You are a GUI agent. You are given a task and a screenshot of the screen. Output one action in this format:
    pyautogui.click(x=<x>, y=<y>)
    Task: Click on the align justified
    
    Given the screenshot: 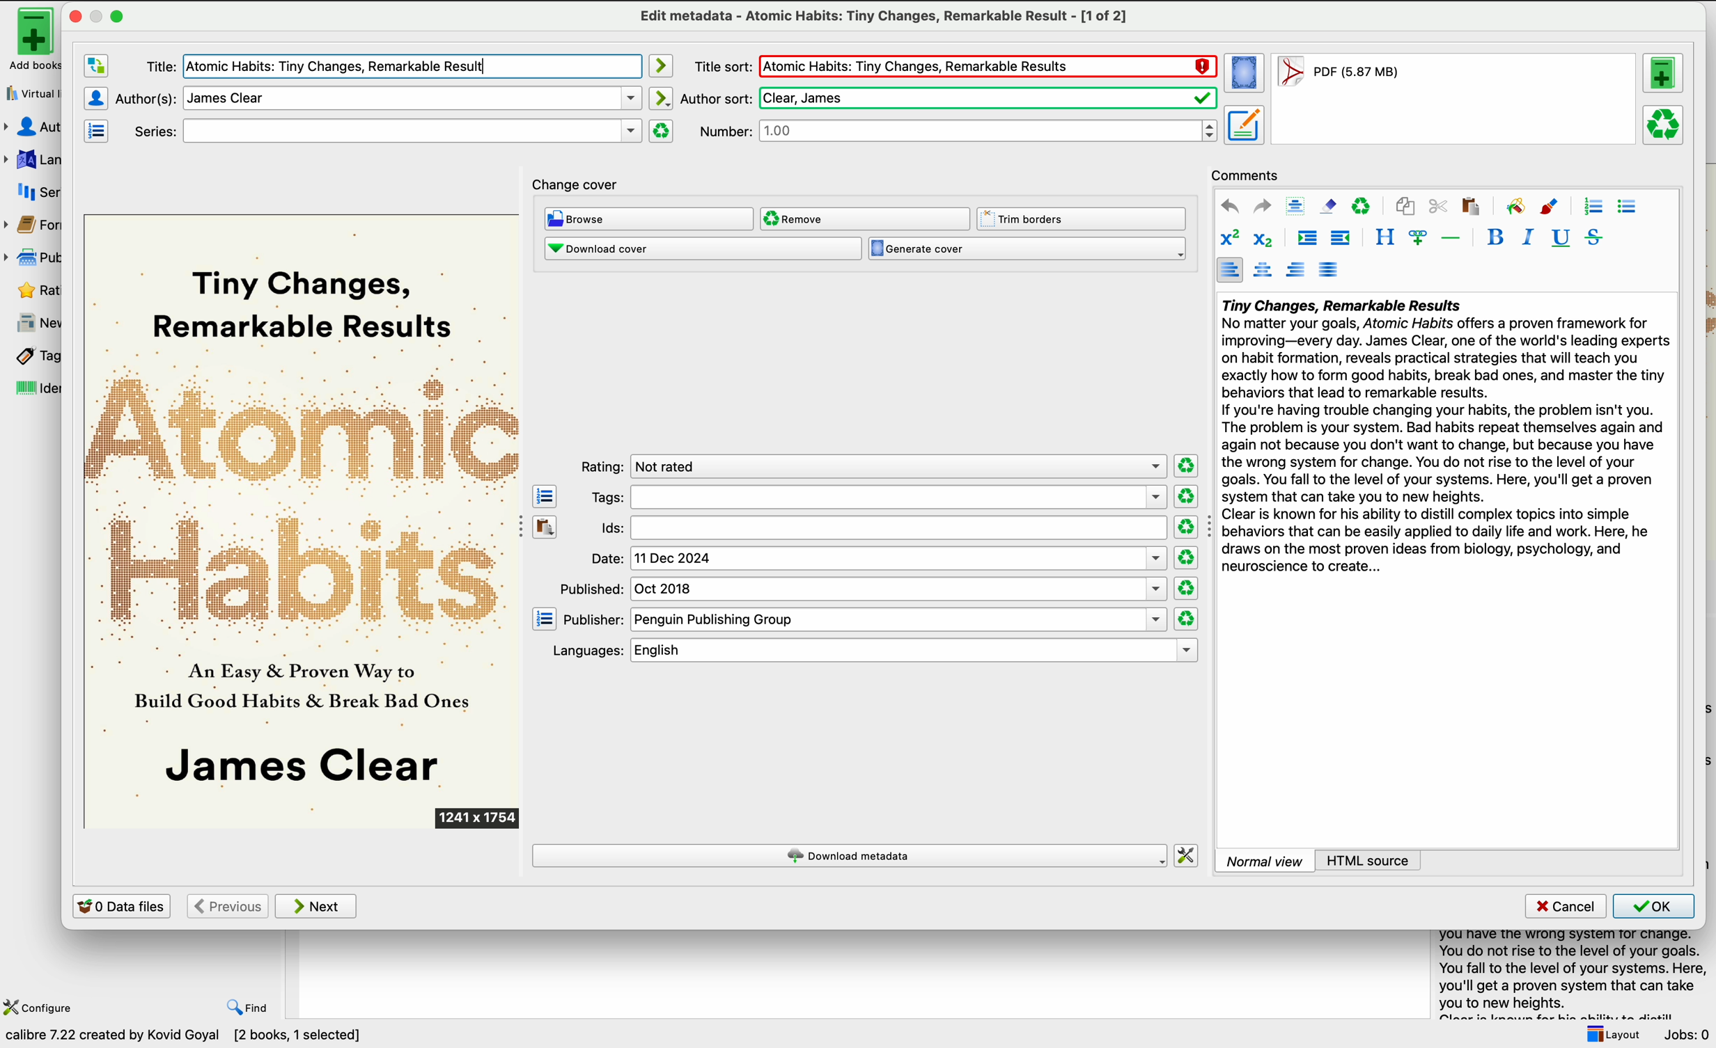 What is the action you would take?
    pyautogui.click(x=1330, y=269)
    